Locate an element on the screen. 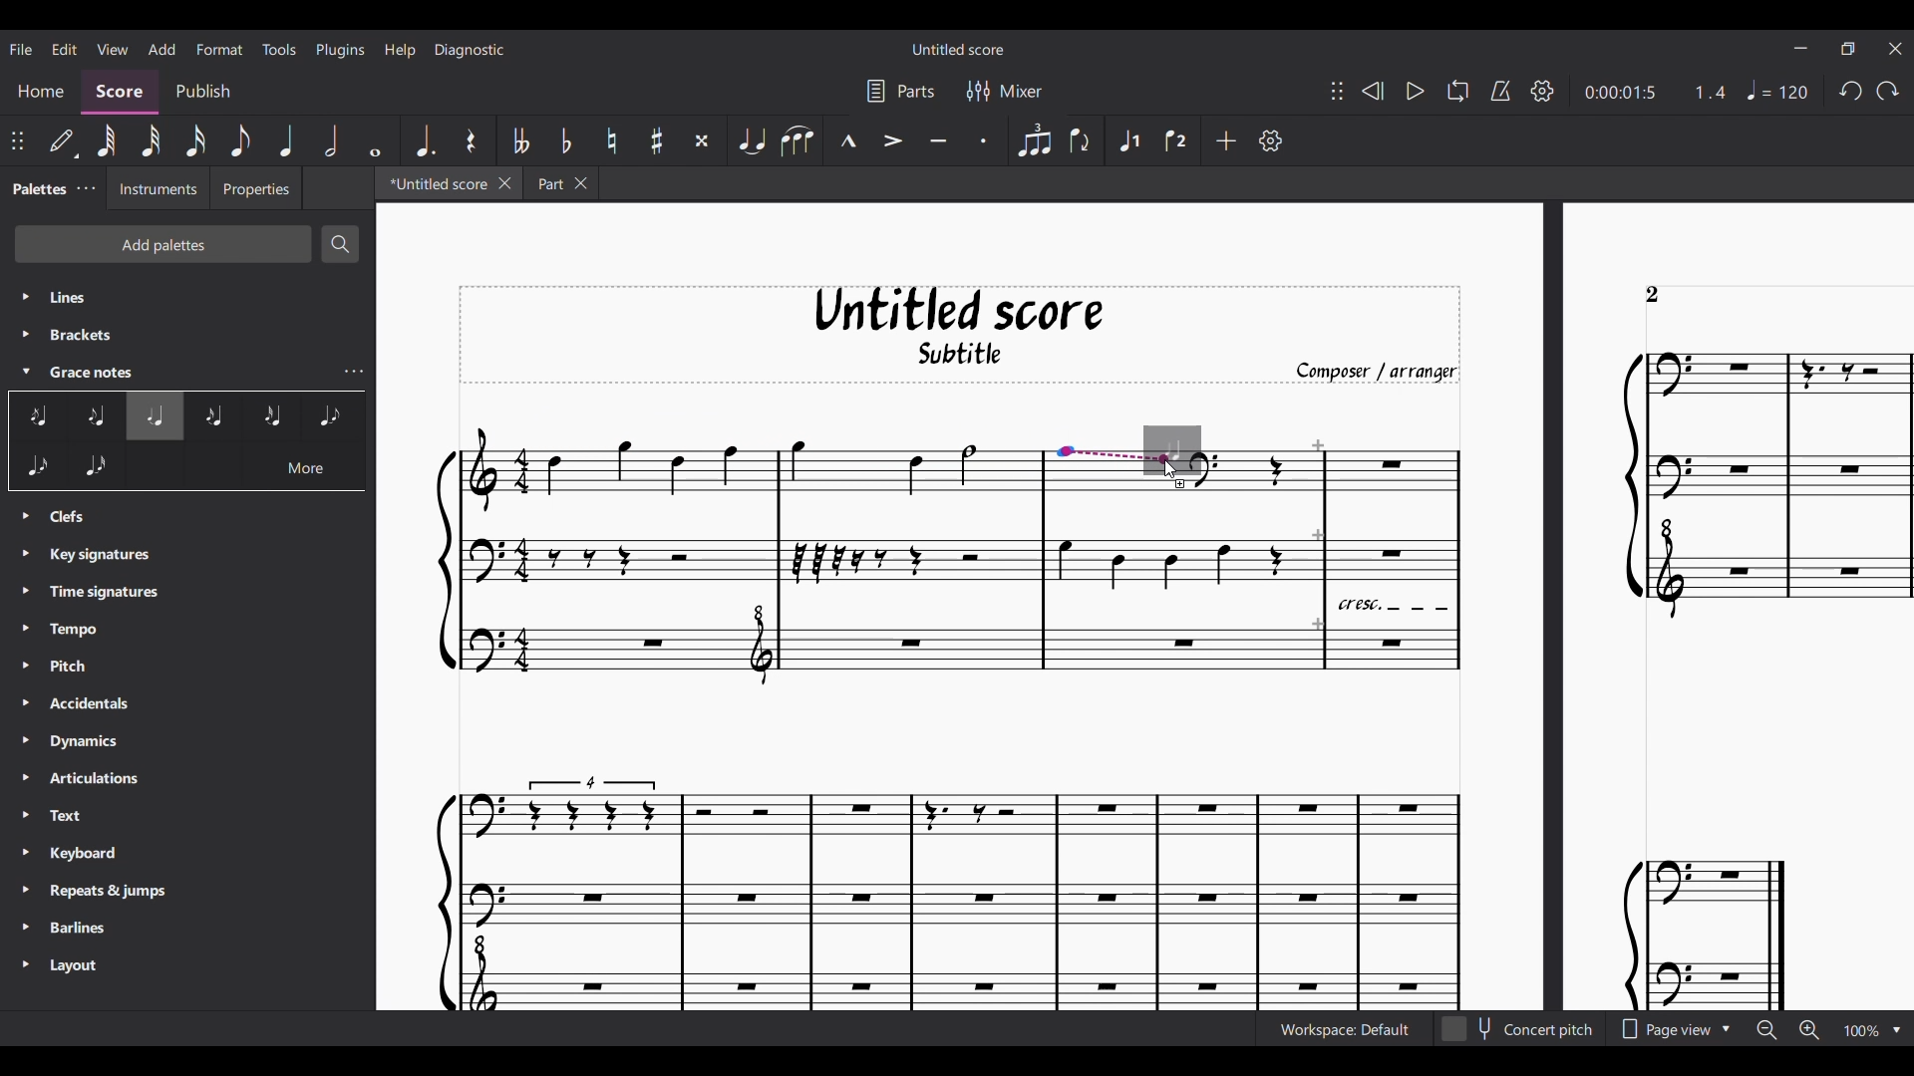 The height and width of the screenshot is (1076, 1914). Accent is located at coordinates (891, 139).